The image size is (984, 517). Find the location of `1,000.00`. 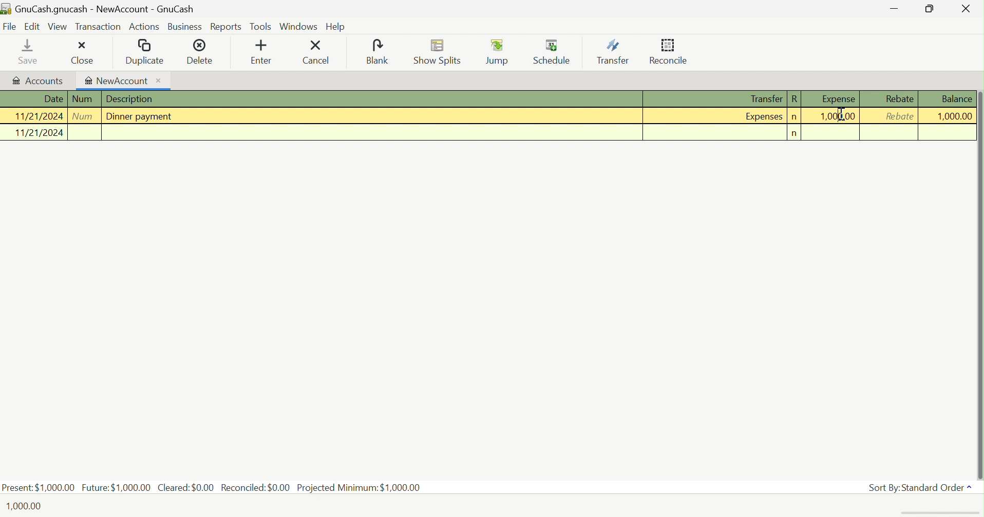

1,000.00 is located at coordinates (954, 115).